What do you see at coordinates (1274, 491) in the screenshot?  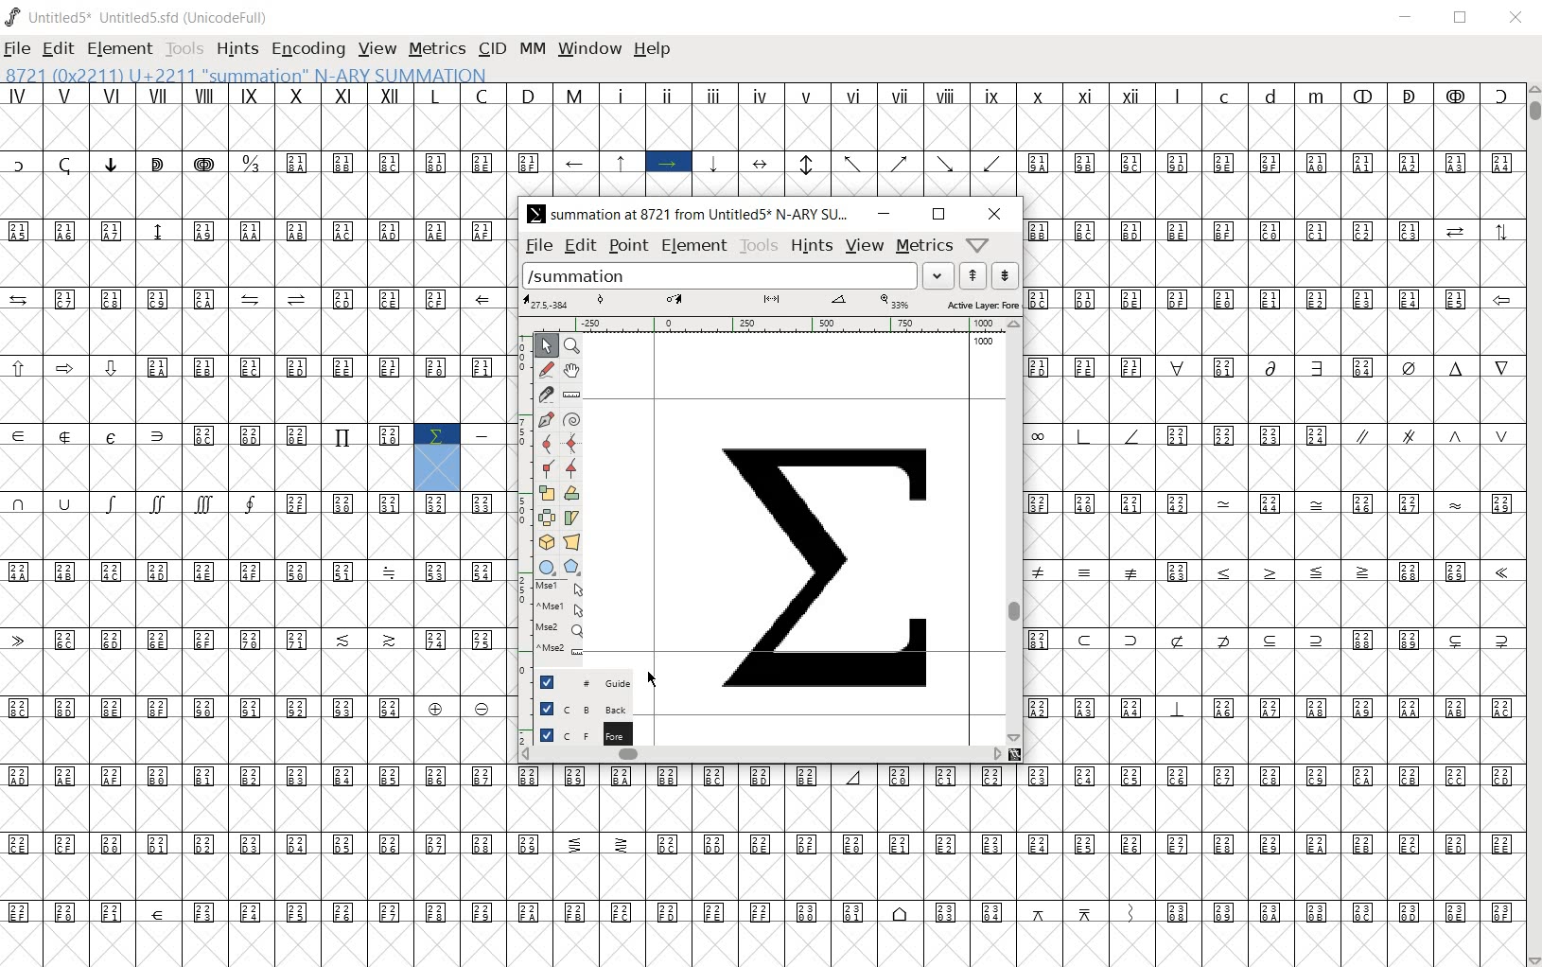 I see `glyph characters` at bounding box center [1274, 491].